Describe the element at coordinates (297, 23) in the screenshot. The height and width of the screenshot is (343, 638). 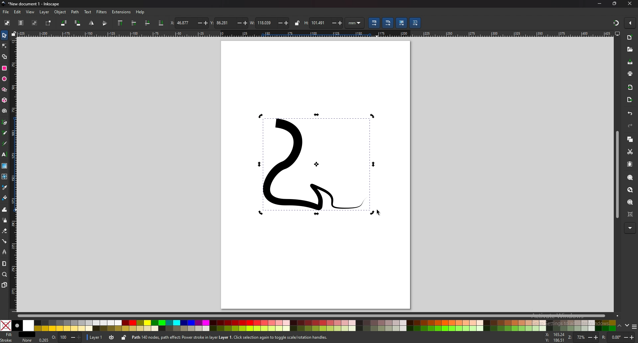
I see `lock` at that location.